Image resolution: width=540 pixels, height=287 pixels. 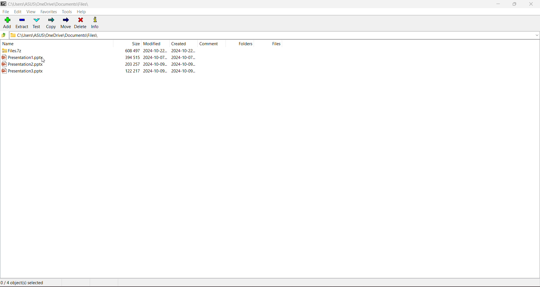 What do you see at coordinates (184, 71) in the screenshot?
I see `2024-10-09` at bounding box center [184, 71].